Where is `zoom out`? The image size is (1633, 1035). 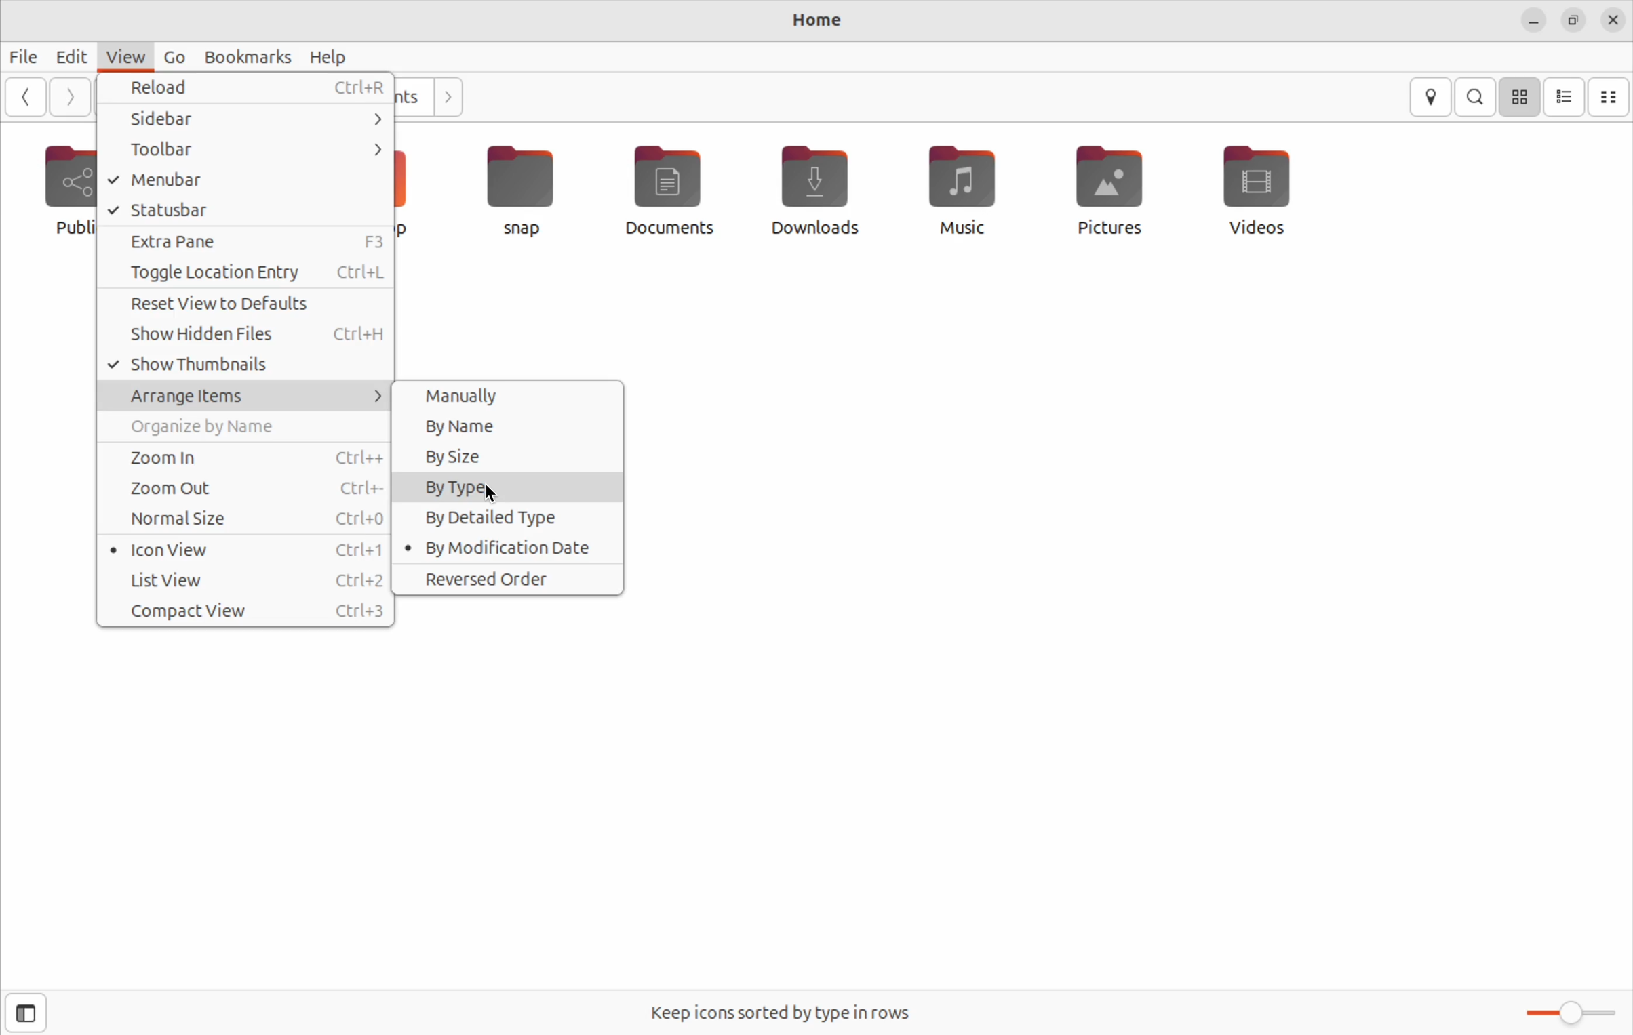 zoom out is located at coordinates (244, 489).